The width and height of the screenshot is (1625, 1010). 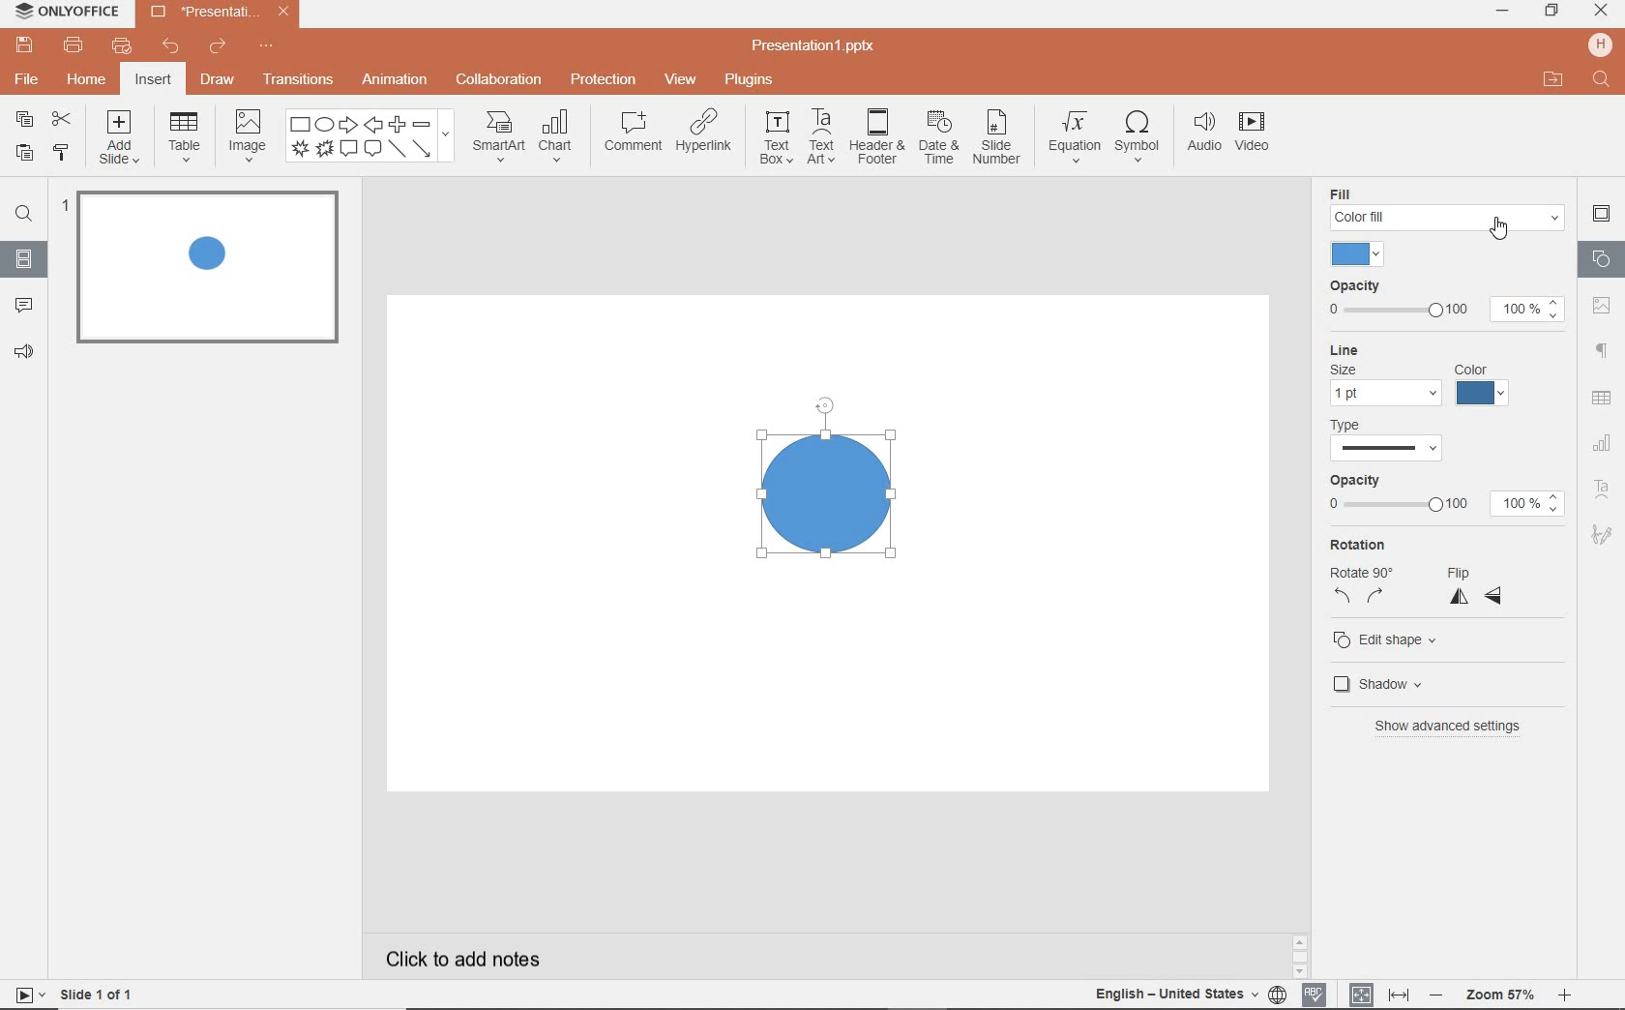 What do you see at coordinates (24, 262) in the screenshot?
I see `slides` at bounding box center [24, 262].